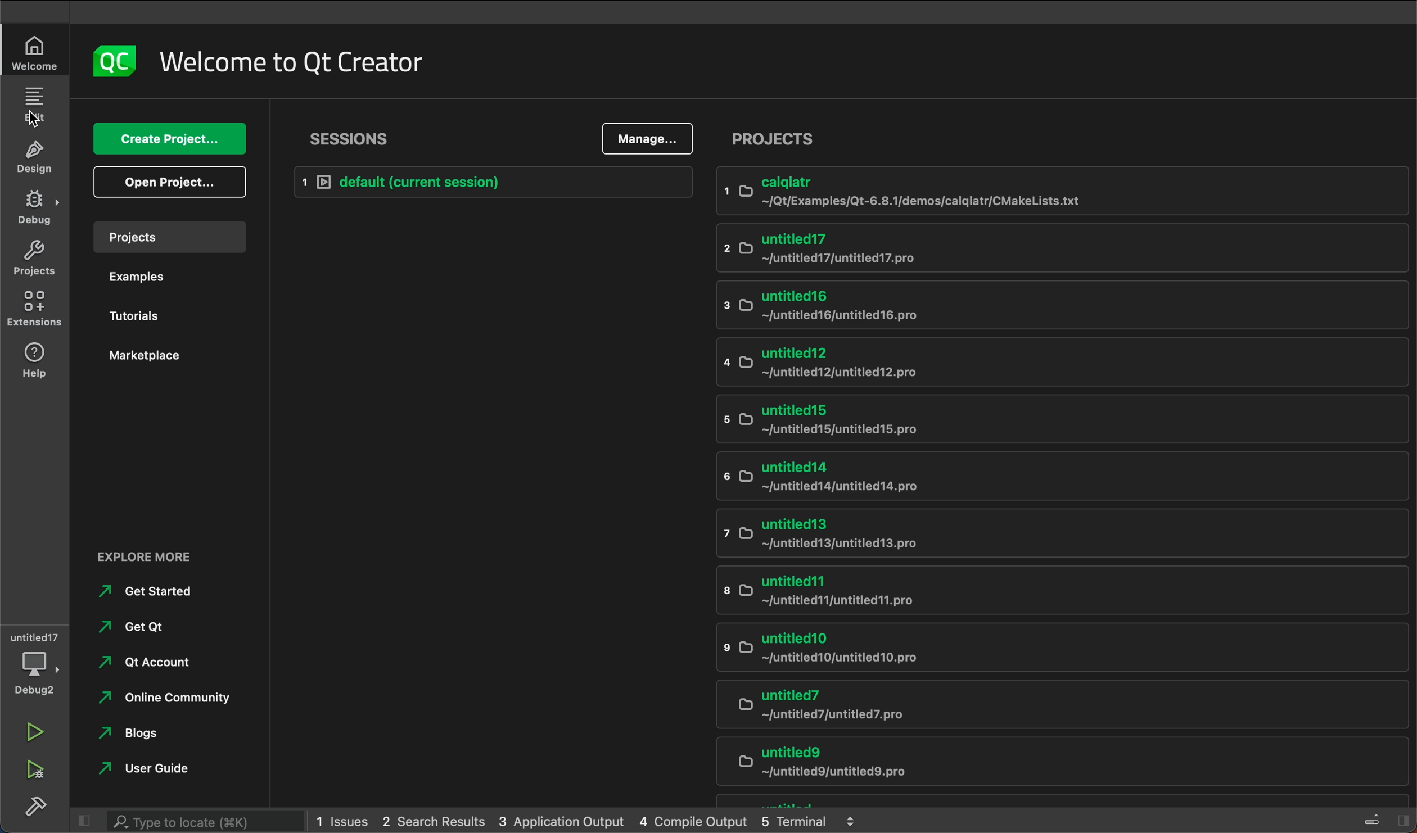 The image size is (1417, 833). What do you see at coordinates (927, 762) in the screenshot?
I see `untitled9` at bounding box center [927, 762].